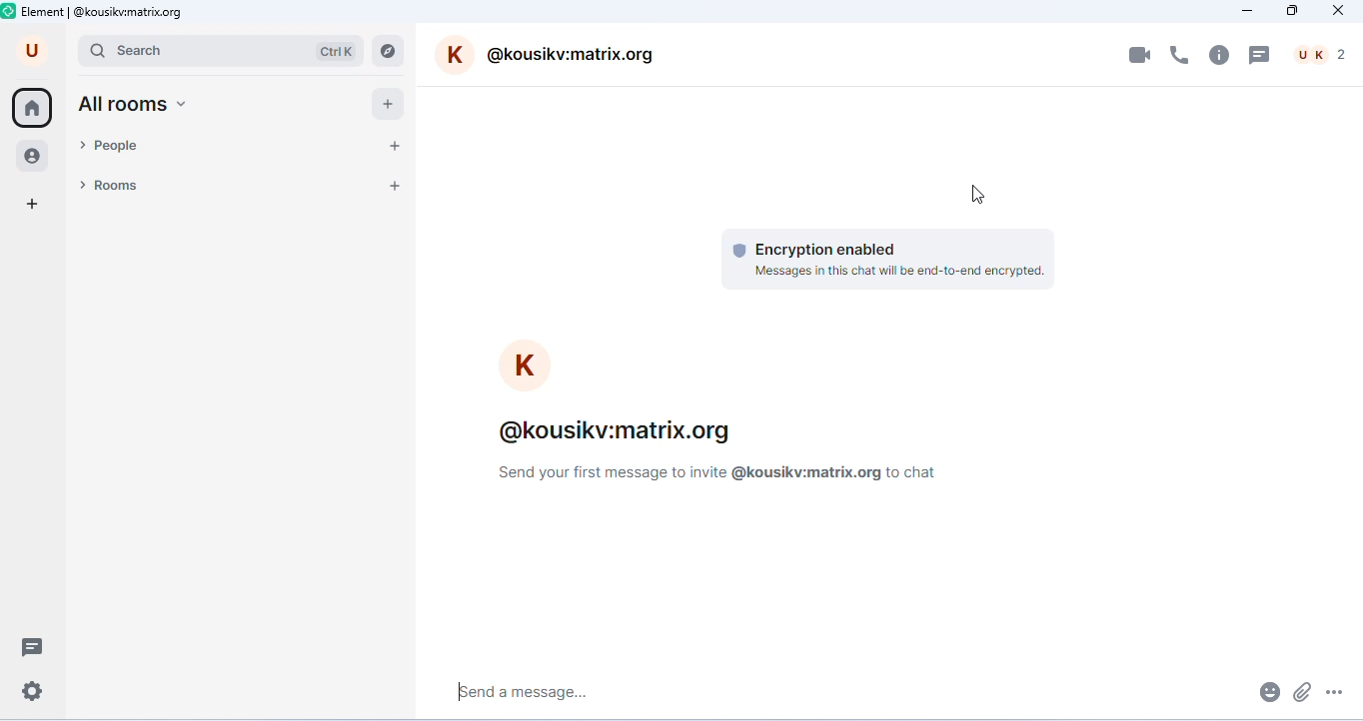  I want to click on encryption enabled , so click(817, 249).